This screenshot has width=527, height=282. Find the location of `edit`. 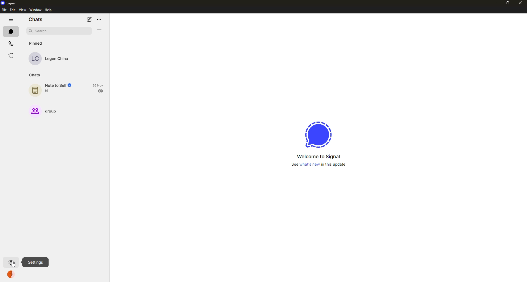

edit is located at coordinates (12, 10).